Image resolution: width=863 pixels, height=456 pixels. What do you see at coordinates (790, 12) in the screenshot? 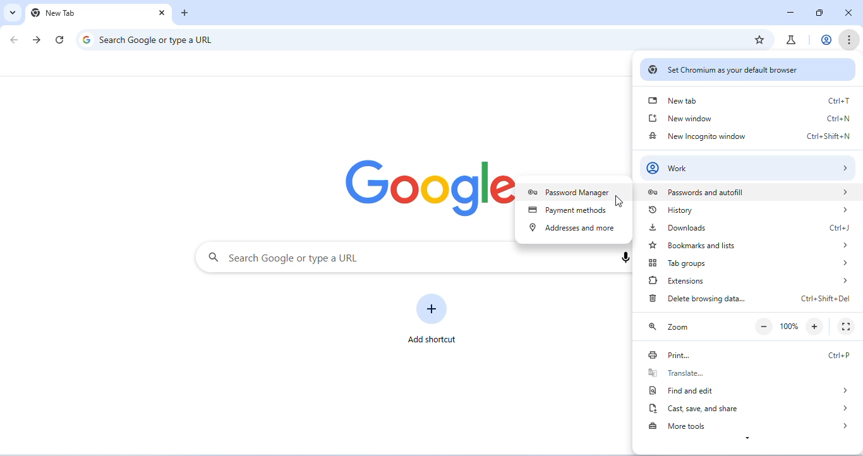
I see `minimize` at bounding box center [790, 12].